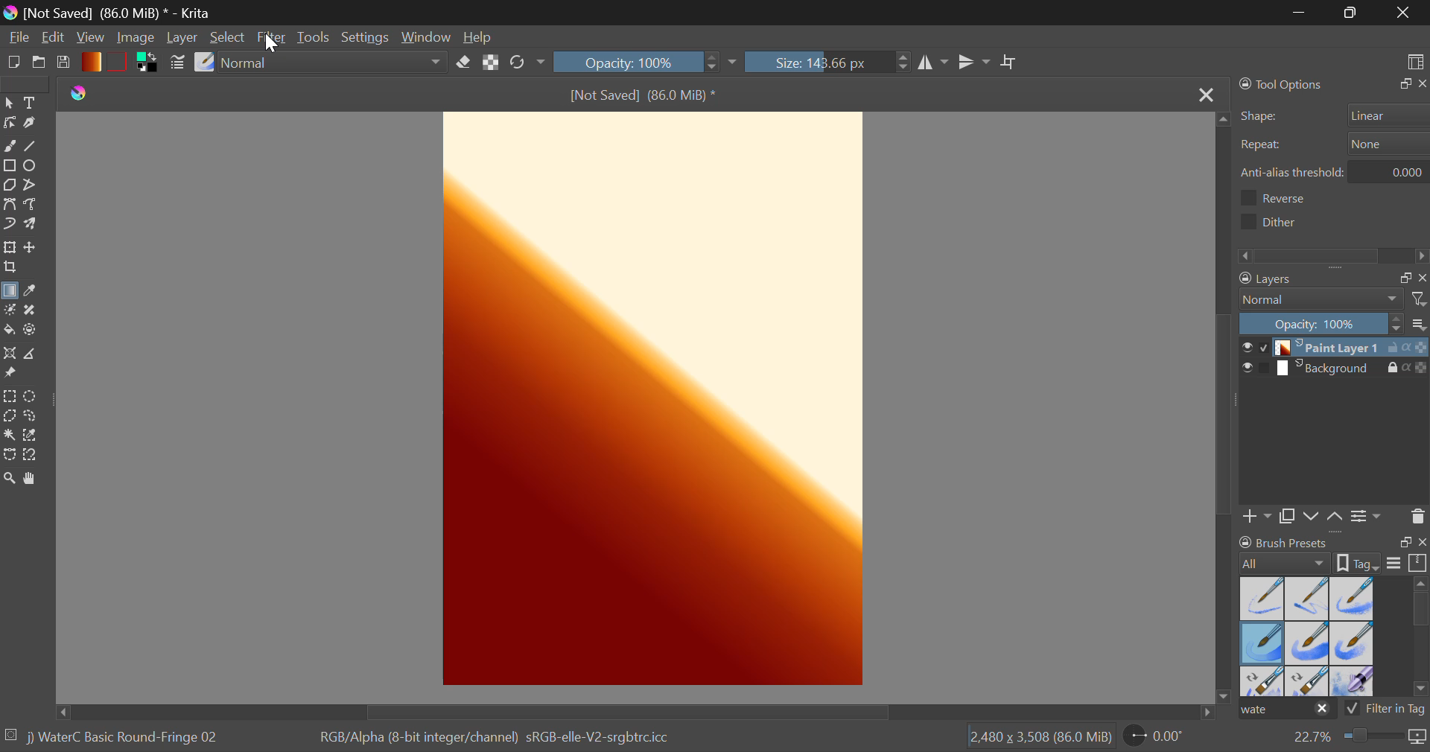 The width and height of the screenshot is (1430, 752). What do you see at coordinates (1385, 144) in the screenshot?
I see `repeat button` at bounding box center [1385, 144].